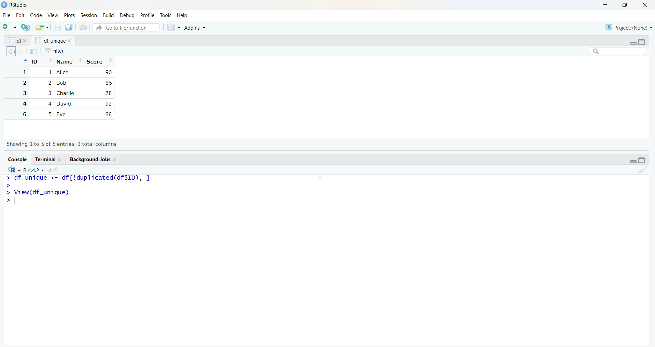  What do you see at coordinates (66, 93) in the screenshot?
I see `Charlie` at bounding box center [66, 93].